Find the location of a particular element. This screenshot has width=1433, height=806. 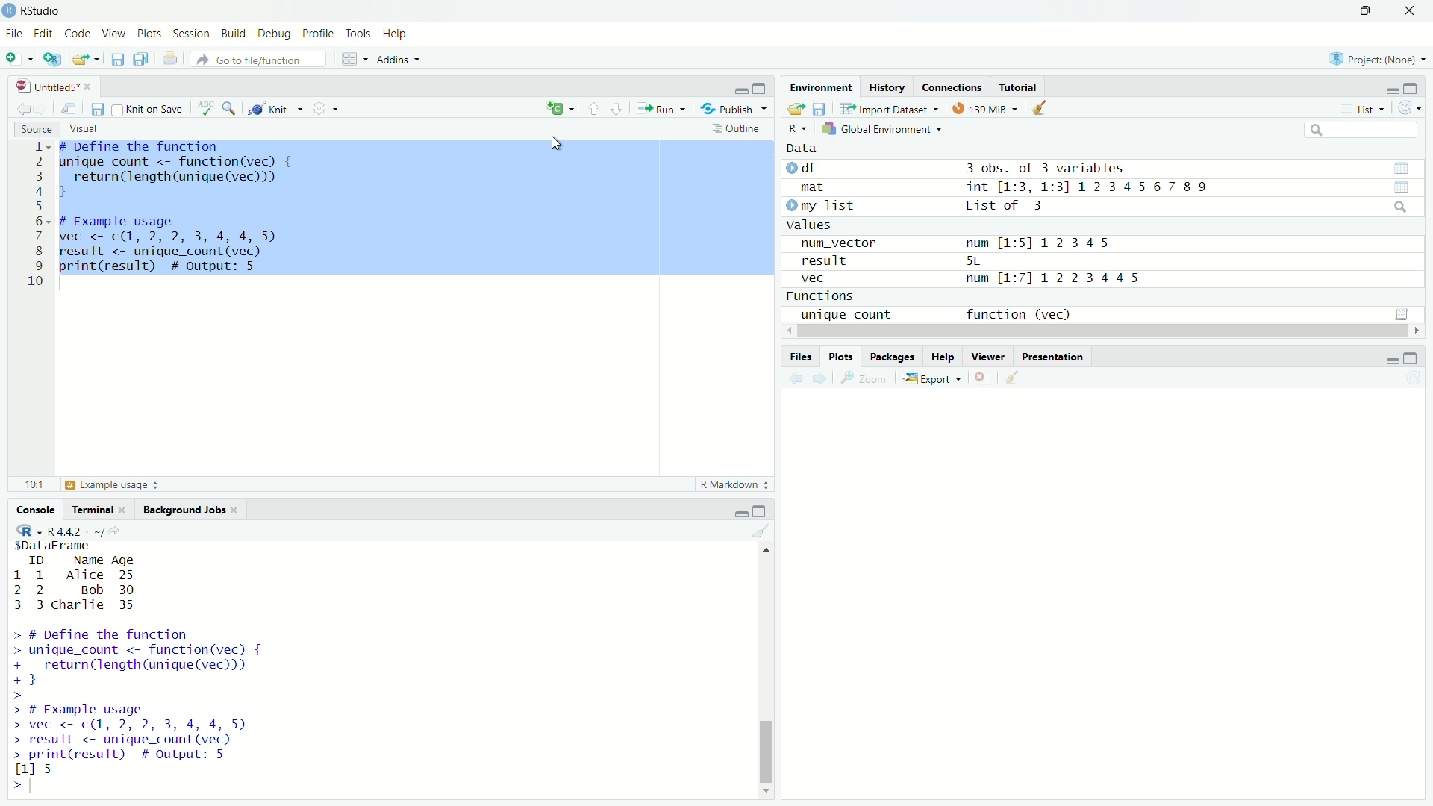

Background is located at coordinates (186, 510).